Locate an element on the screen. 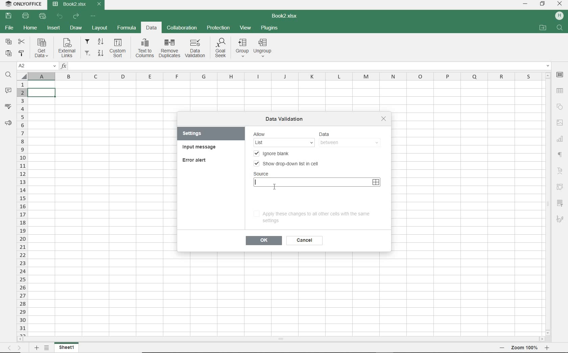 The height and width of the screenshot is (353, 568). INSERT is located at coordinates (54, 27).